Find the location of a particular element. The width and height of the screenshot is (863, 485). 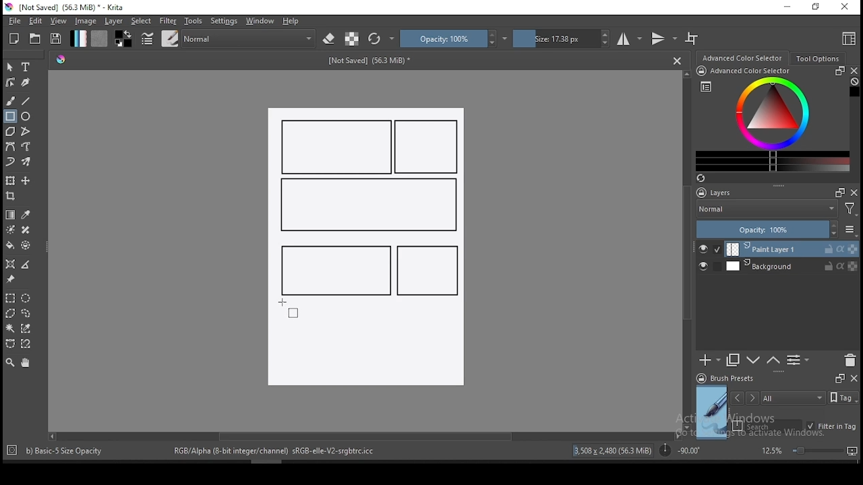

scroll bar is located at coordinates (688, 249).